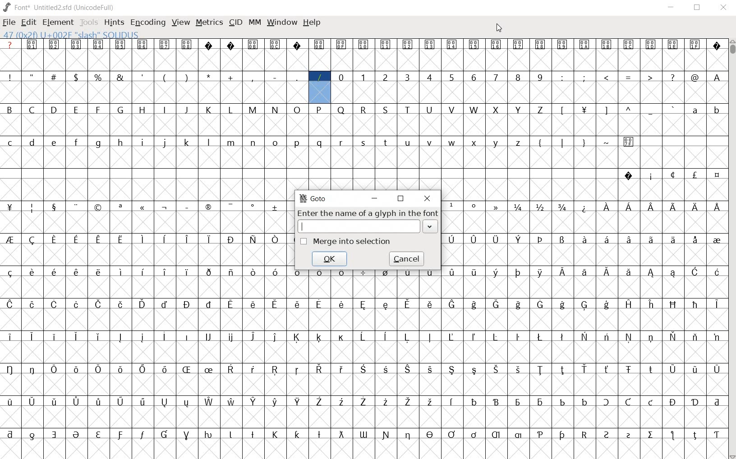  Describe the element at coordinates (209, 239) in the screenshot. I see `glyph` at that location.